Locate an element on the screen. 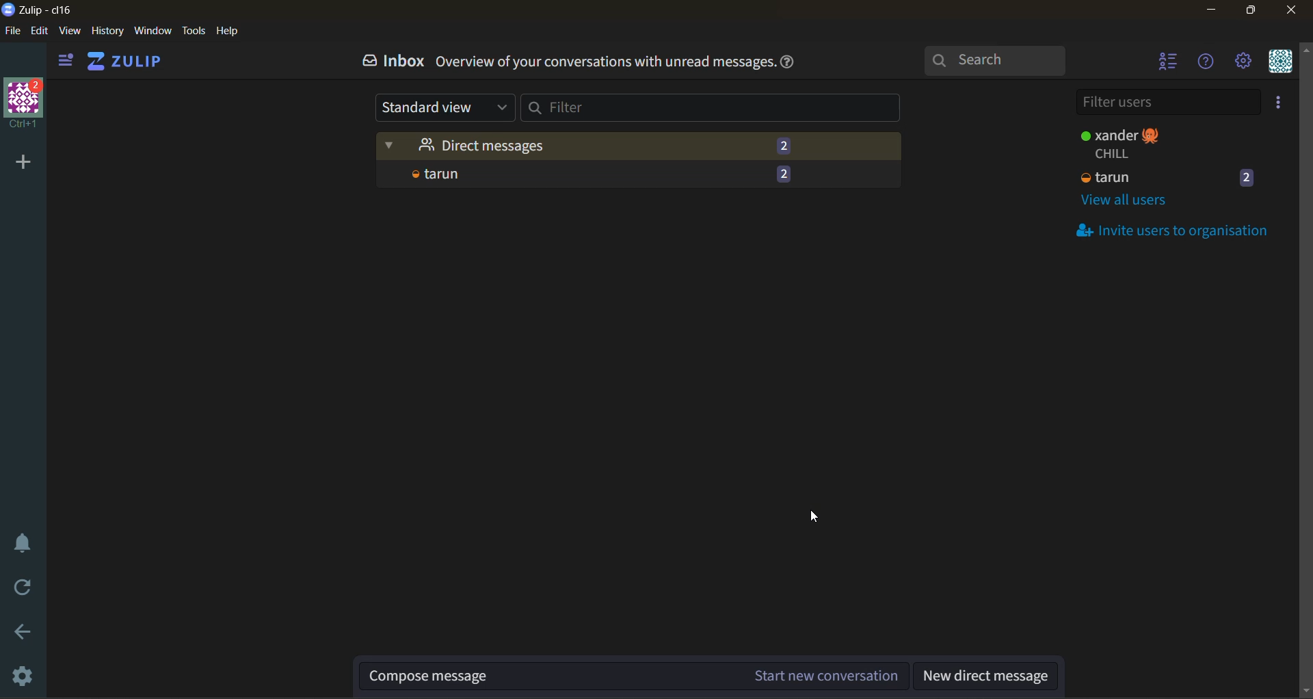  app name and organisation name is located at coordinates (40, 10).